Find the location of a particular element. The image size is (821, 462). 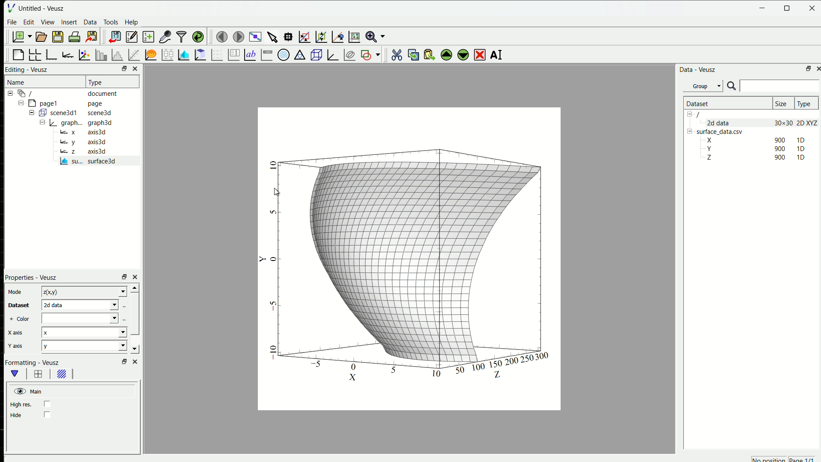

new document is located at coordinates (22, 36).